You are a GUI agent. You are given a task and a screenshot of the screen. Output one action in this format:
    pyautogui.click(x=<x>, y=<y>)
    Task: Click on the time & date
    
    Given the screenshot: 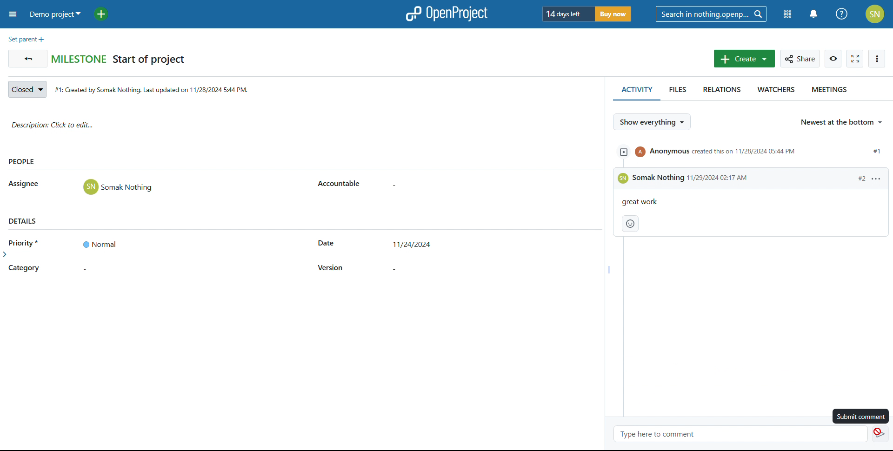 What is the action you would take?
    pyautogui.click(x=720, y=179)
    